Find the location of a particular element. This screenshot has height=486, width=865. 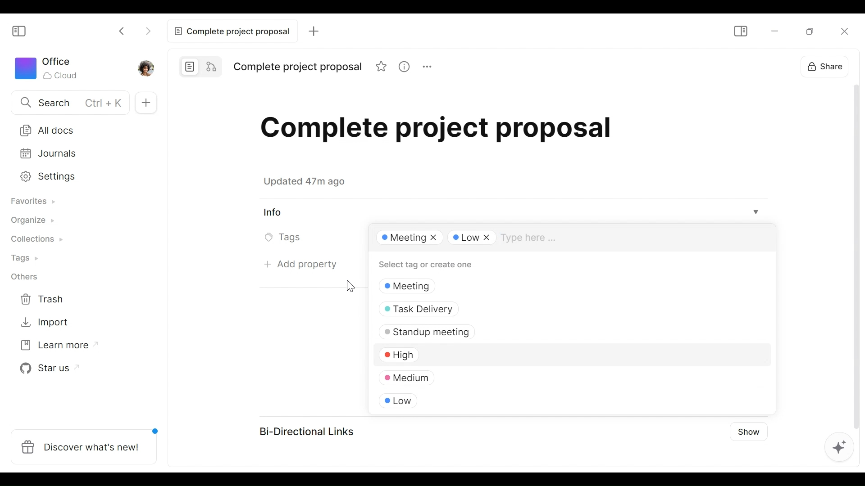

Show/Hide Sidebar is located at coordinates (23, 31).